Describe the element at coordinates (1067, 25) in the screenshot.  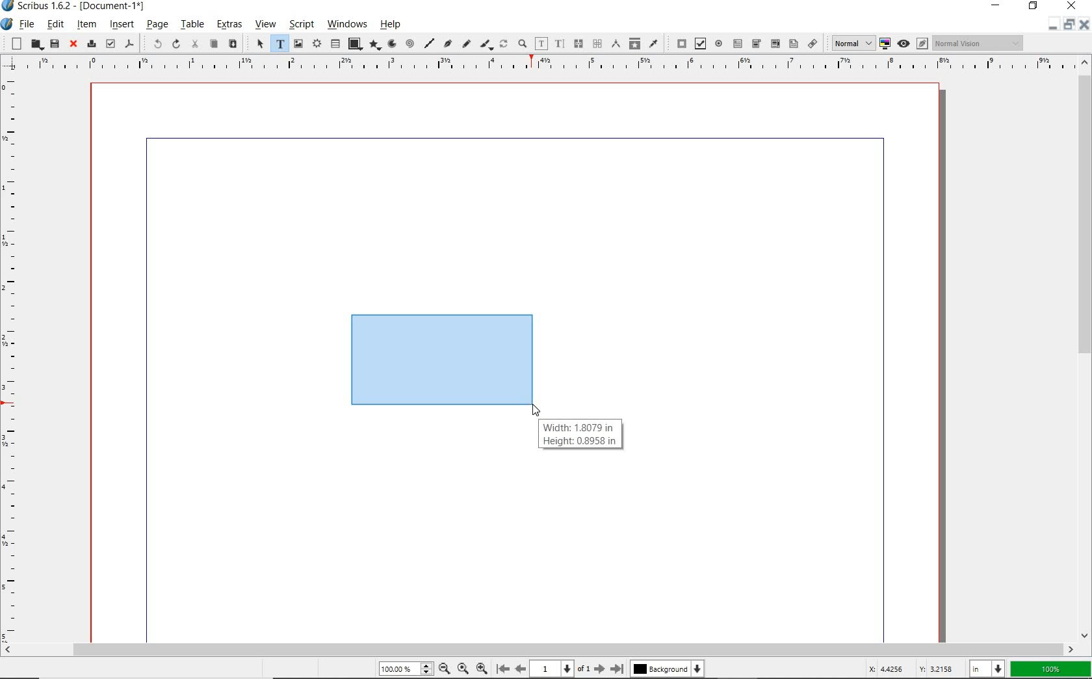
I see `minimize` at that location.